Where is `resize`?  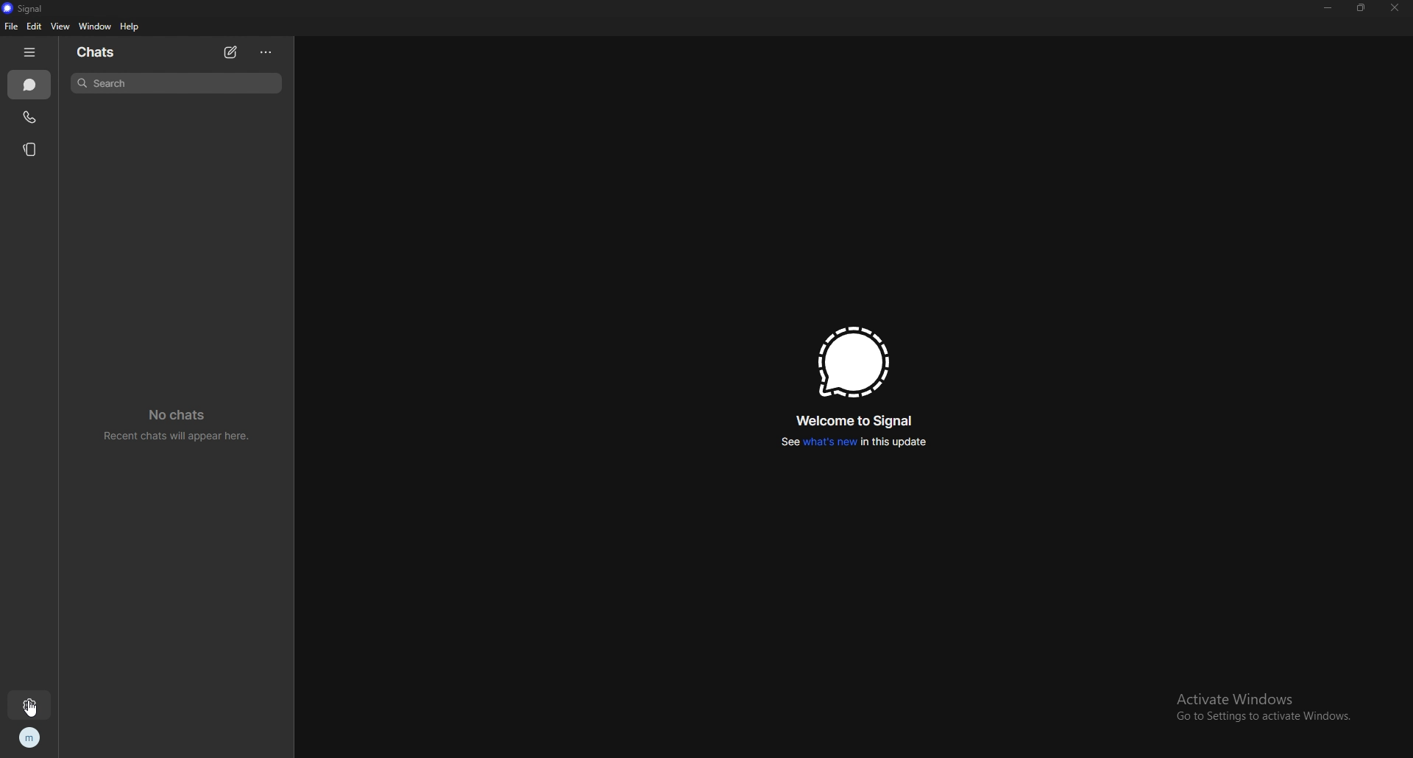
resize is located at coordinates (1360, 7).